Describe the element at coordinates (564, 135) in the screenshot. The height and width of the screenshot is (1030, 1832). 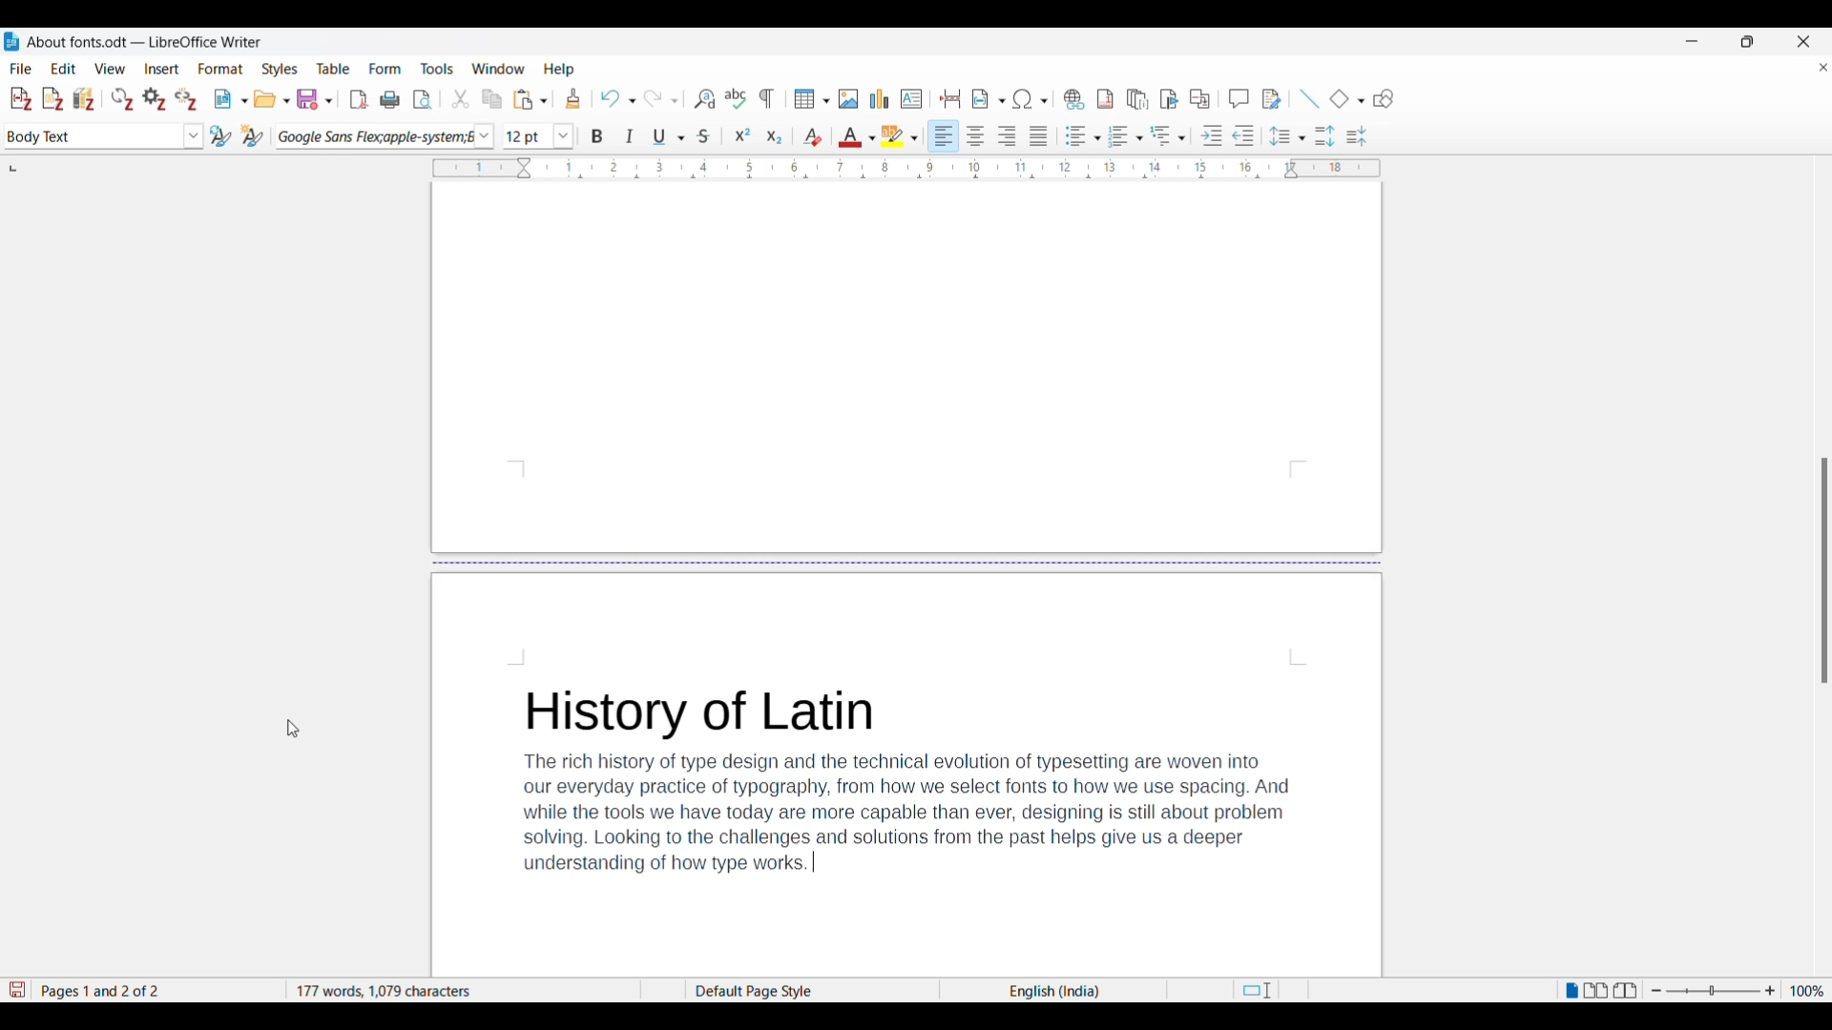
I see `Font size options` at that location.